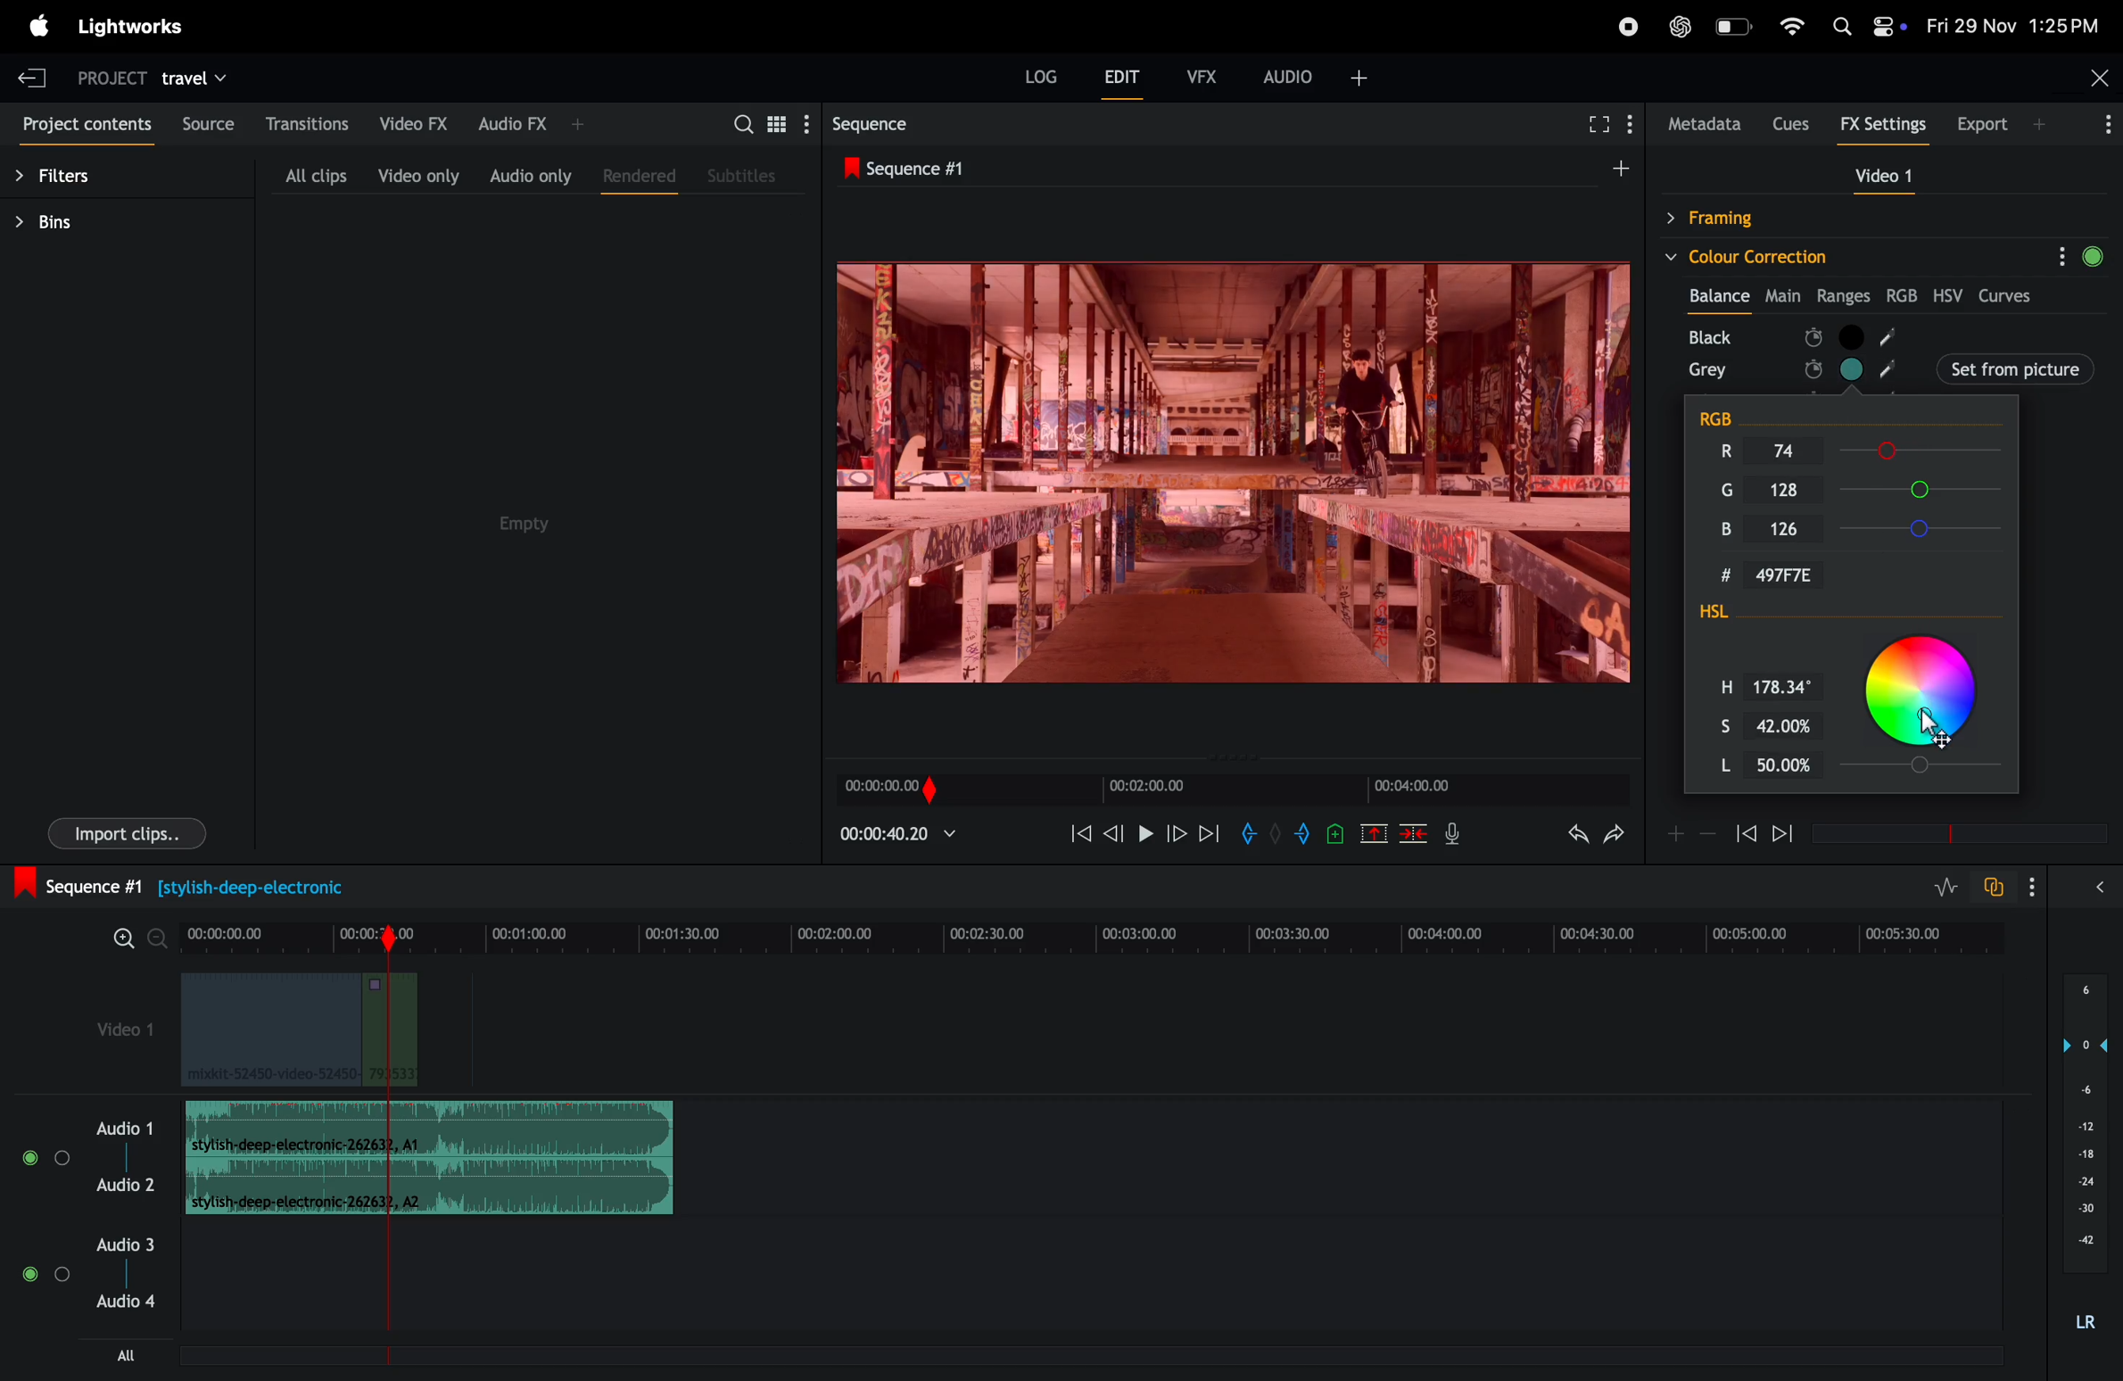 The width and height of the screenshot is (2123, 1381). I want to click on source, so click(209, 123).